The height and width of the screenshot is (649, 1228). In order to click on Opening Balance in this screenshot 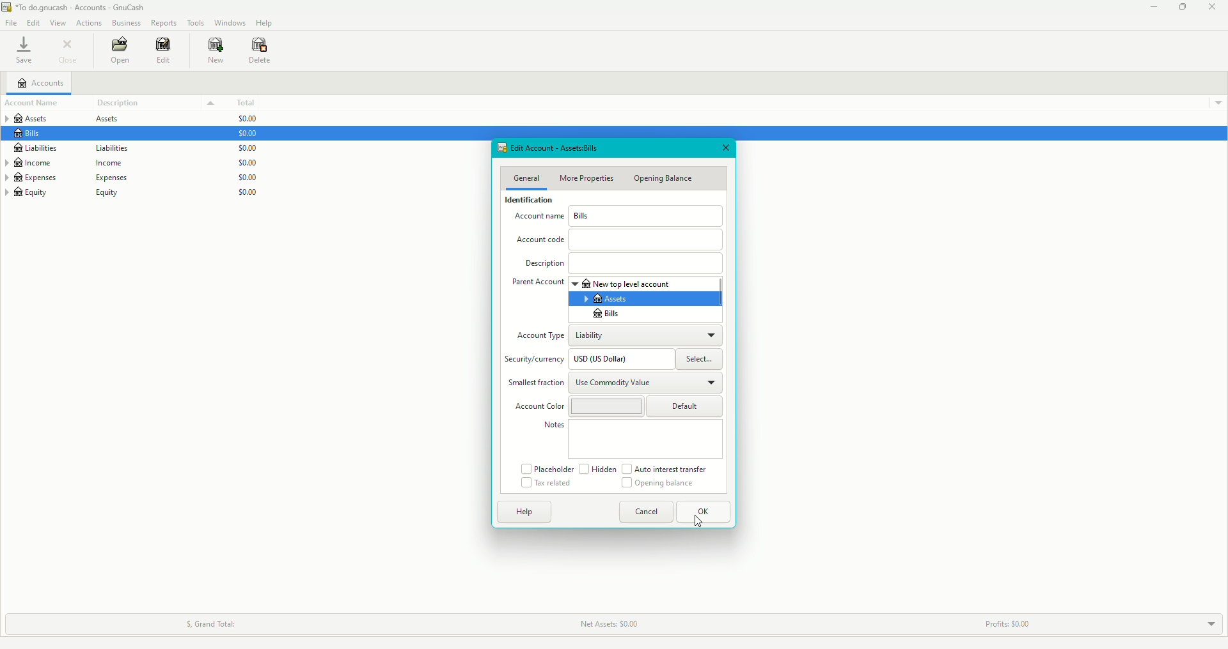, I will do `click(659, 485)`.